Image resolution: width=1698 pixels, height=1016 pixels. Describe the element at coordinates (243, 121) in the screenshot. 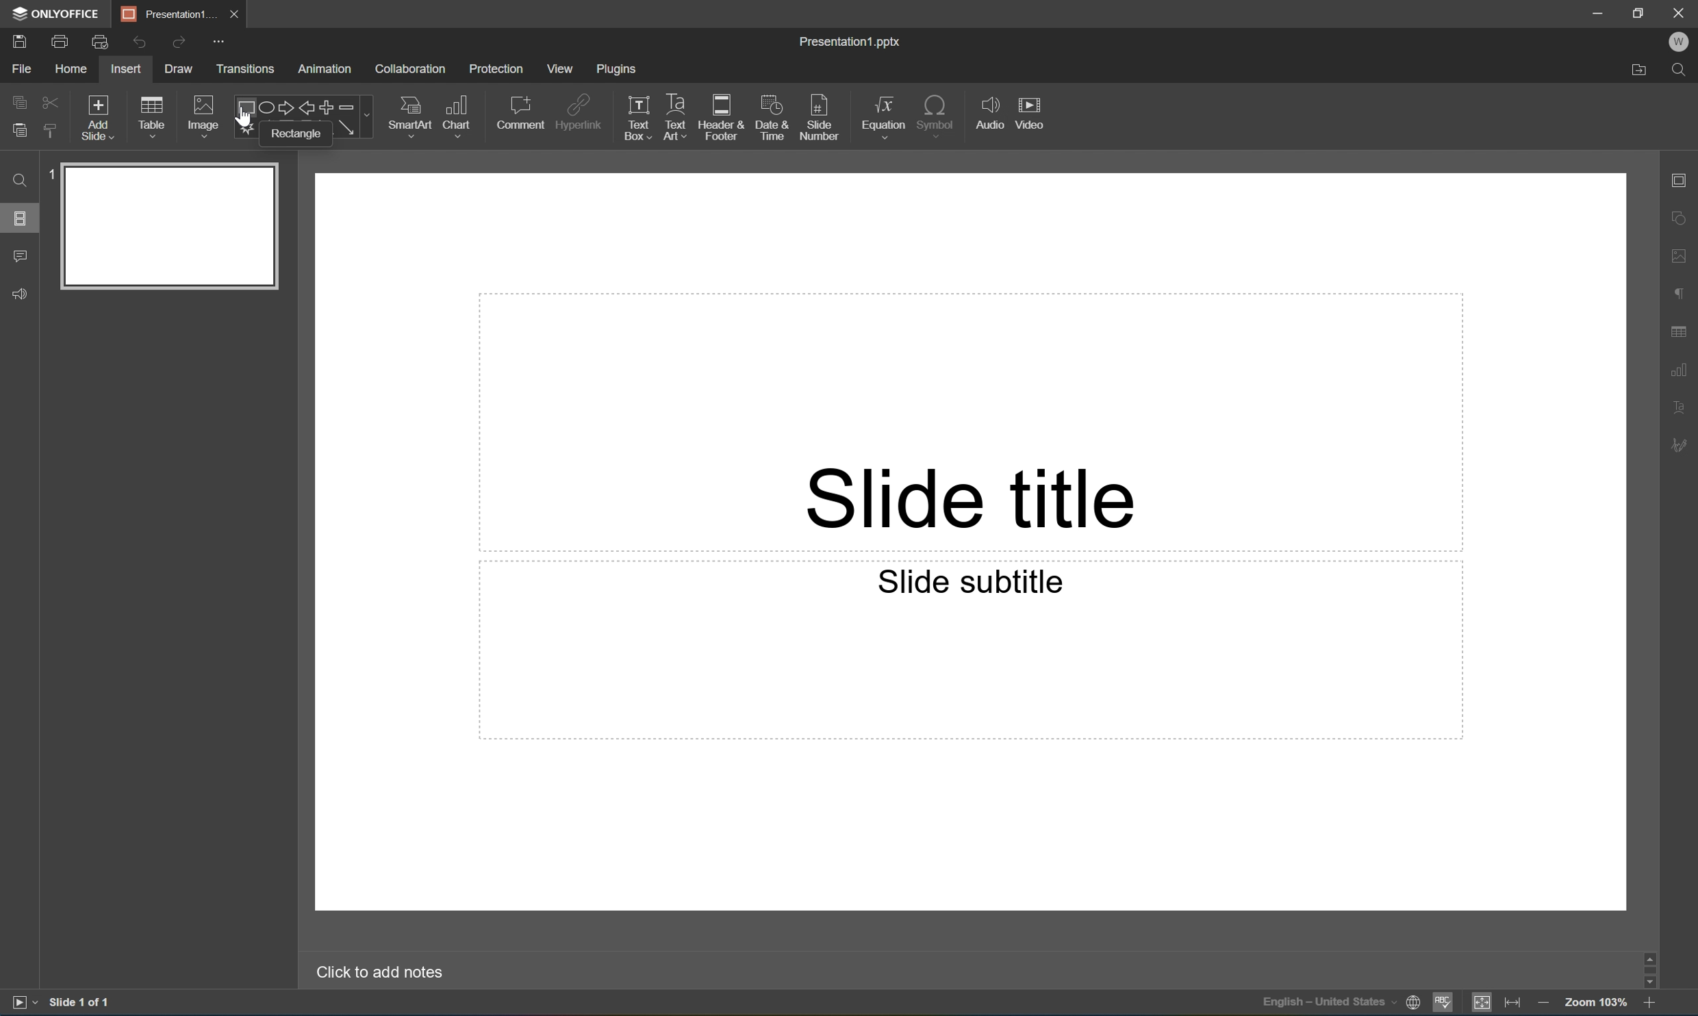

I see `mouse pointer` at that location.